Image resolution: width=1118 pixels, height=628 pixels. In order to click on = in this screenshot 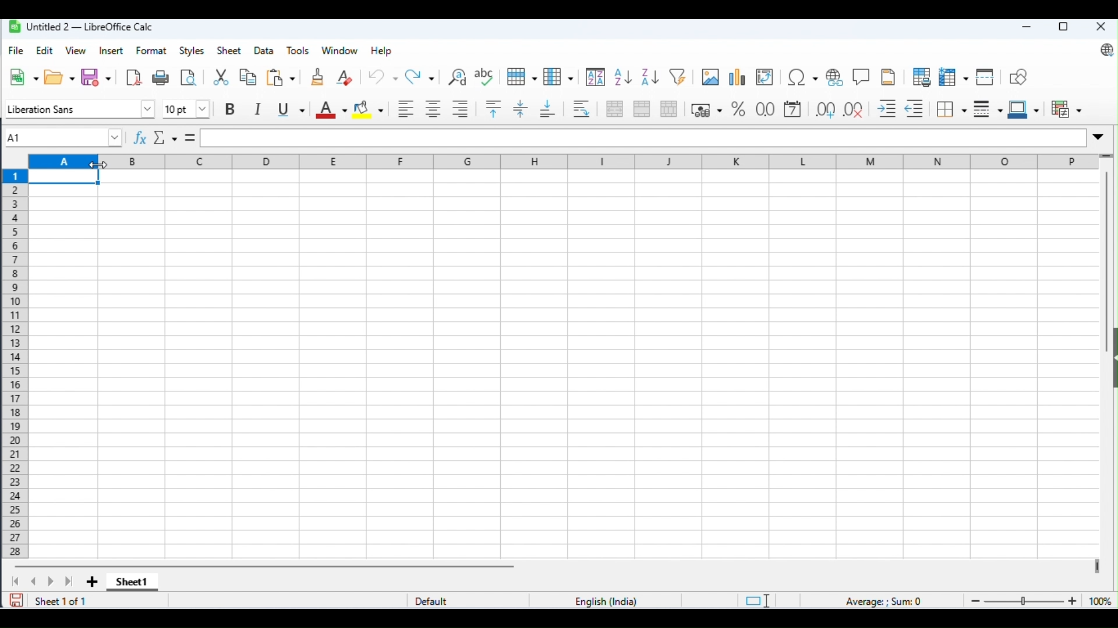, I will do `click(189, 136)`.